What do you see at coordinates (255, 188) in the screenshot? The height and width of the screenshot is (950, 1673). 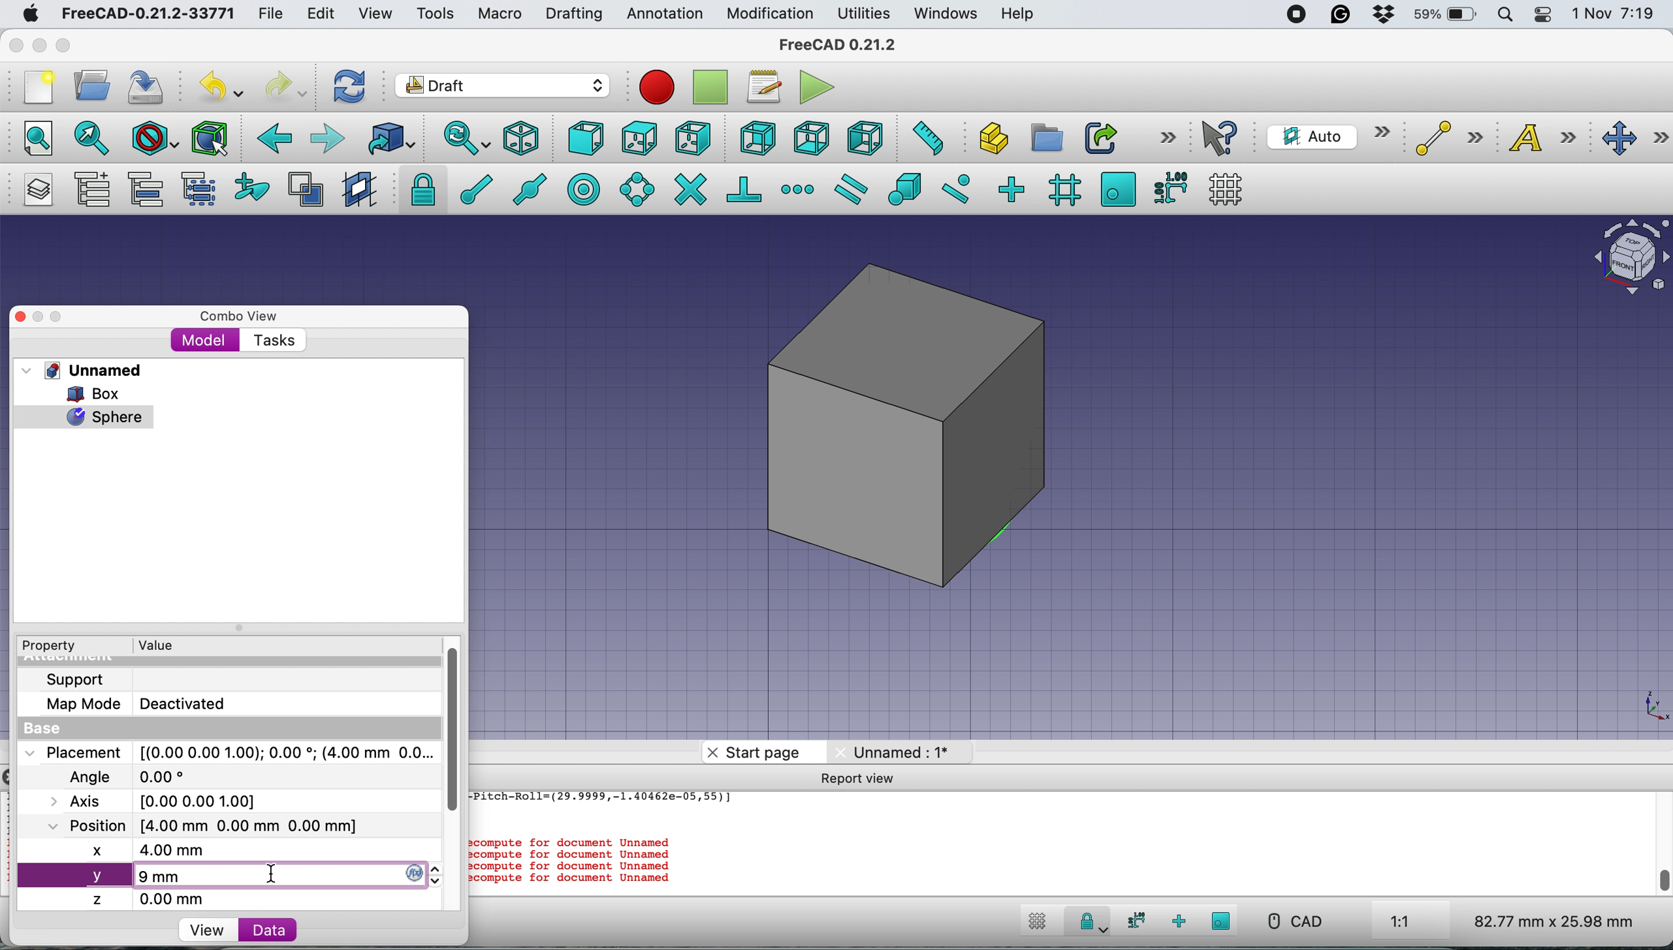 I see `add to construction group` at bounding box center [255, 188].